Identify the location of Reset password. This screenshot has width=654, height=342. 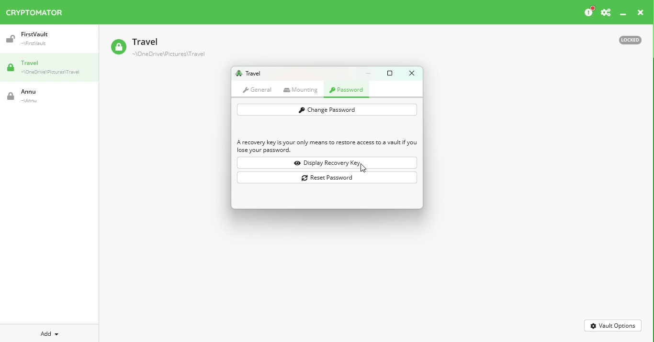
(328, 177).